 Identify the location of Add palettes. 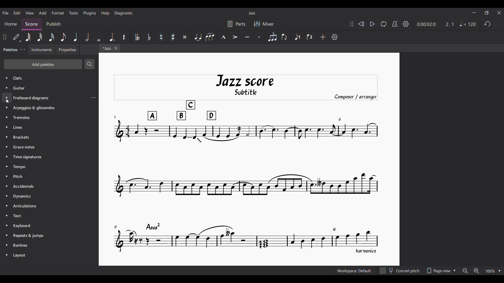
(43, 64).